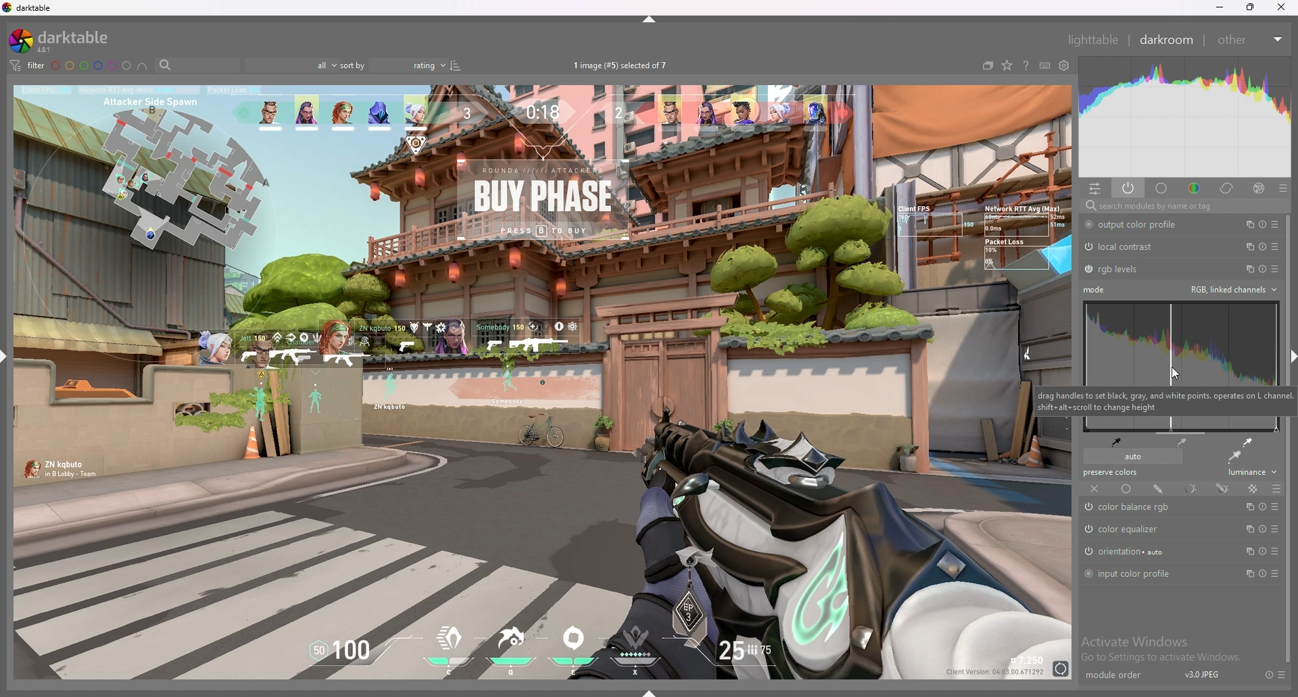 The width and height of the screenshot is (1298, 697). I want to click on quick access panel, so click(1096, 188).